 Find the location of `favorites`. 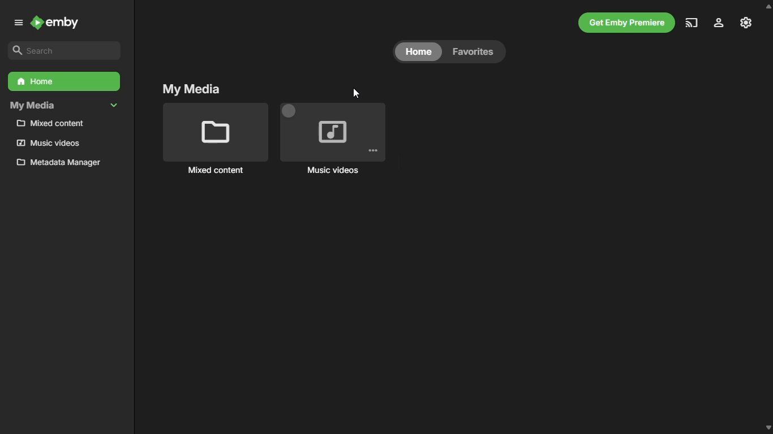

favorites is located at coordinates (473, 51).